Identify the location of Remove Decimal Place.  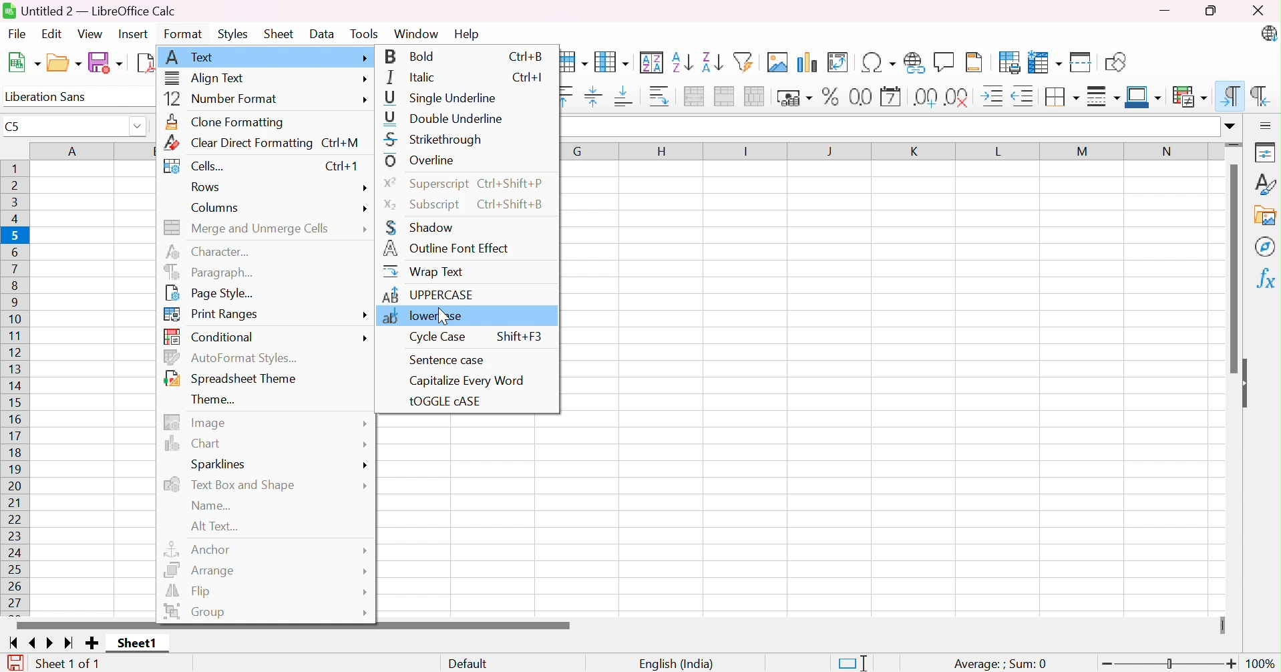
(957, 98).